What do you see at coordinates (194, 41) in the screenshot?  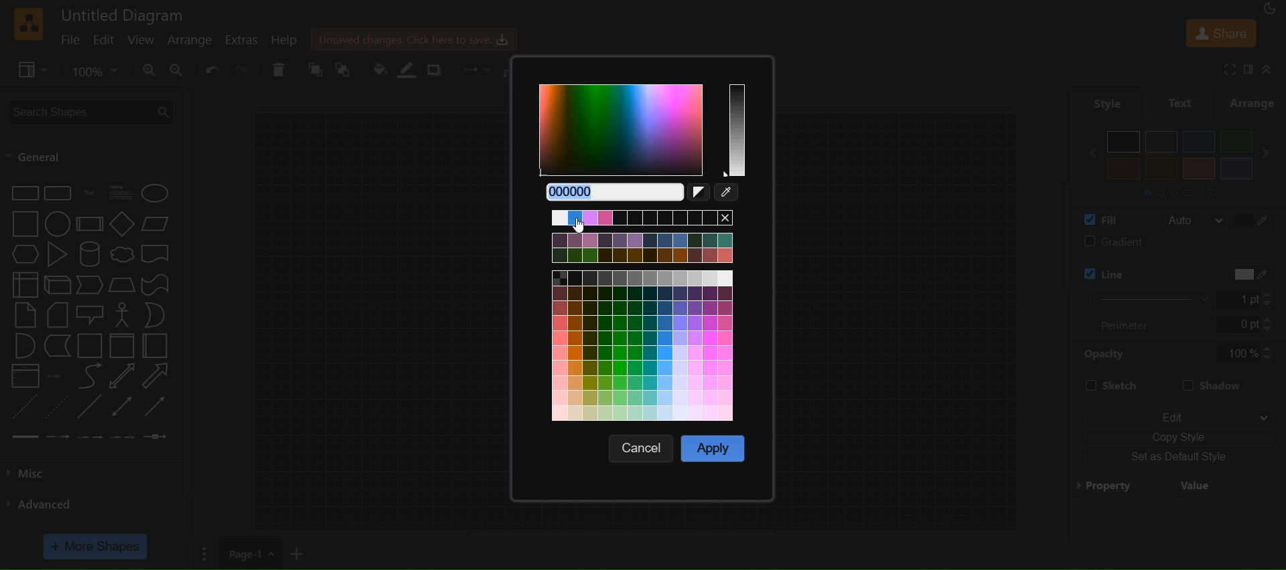 I see `arrange` at bounding box center [194, 41].